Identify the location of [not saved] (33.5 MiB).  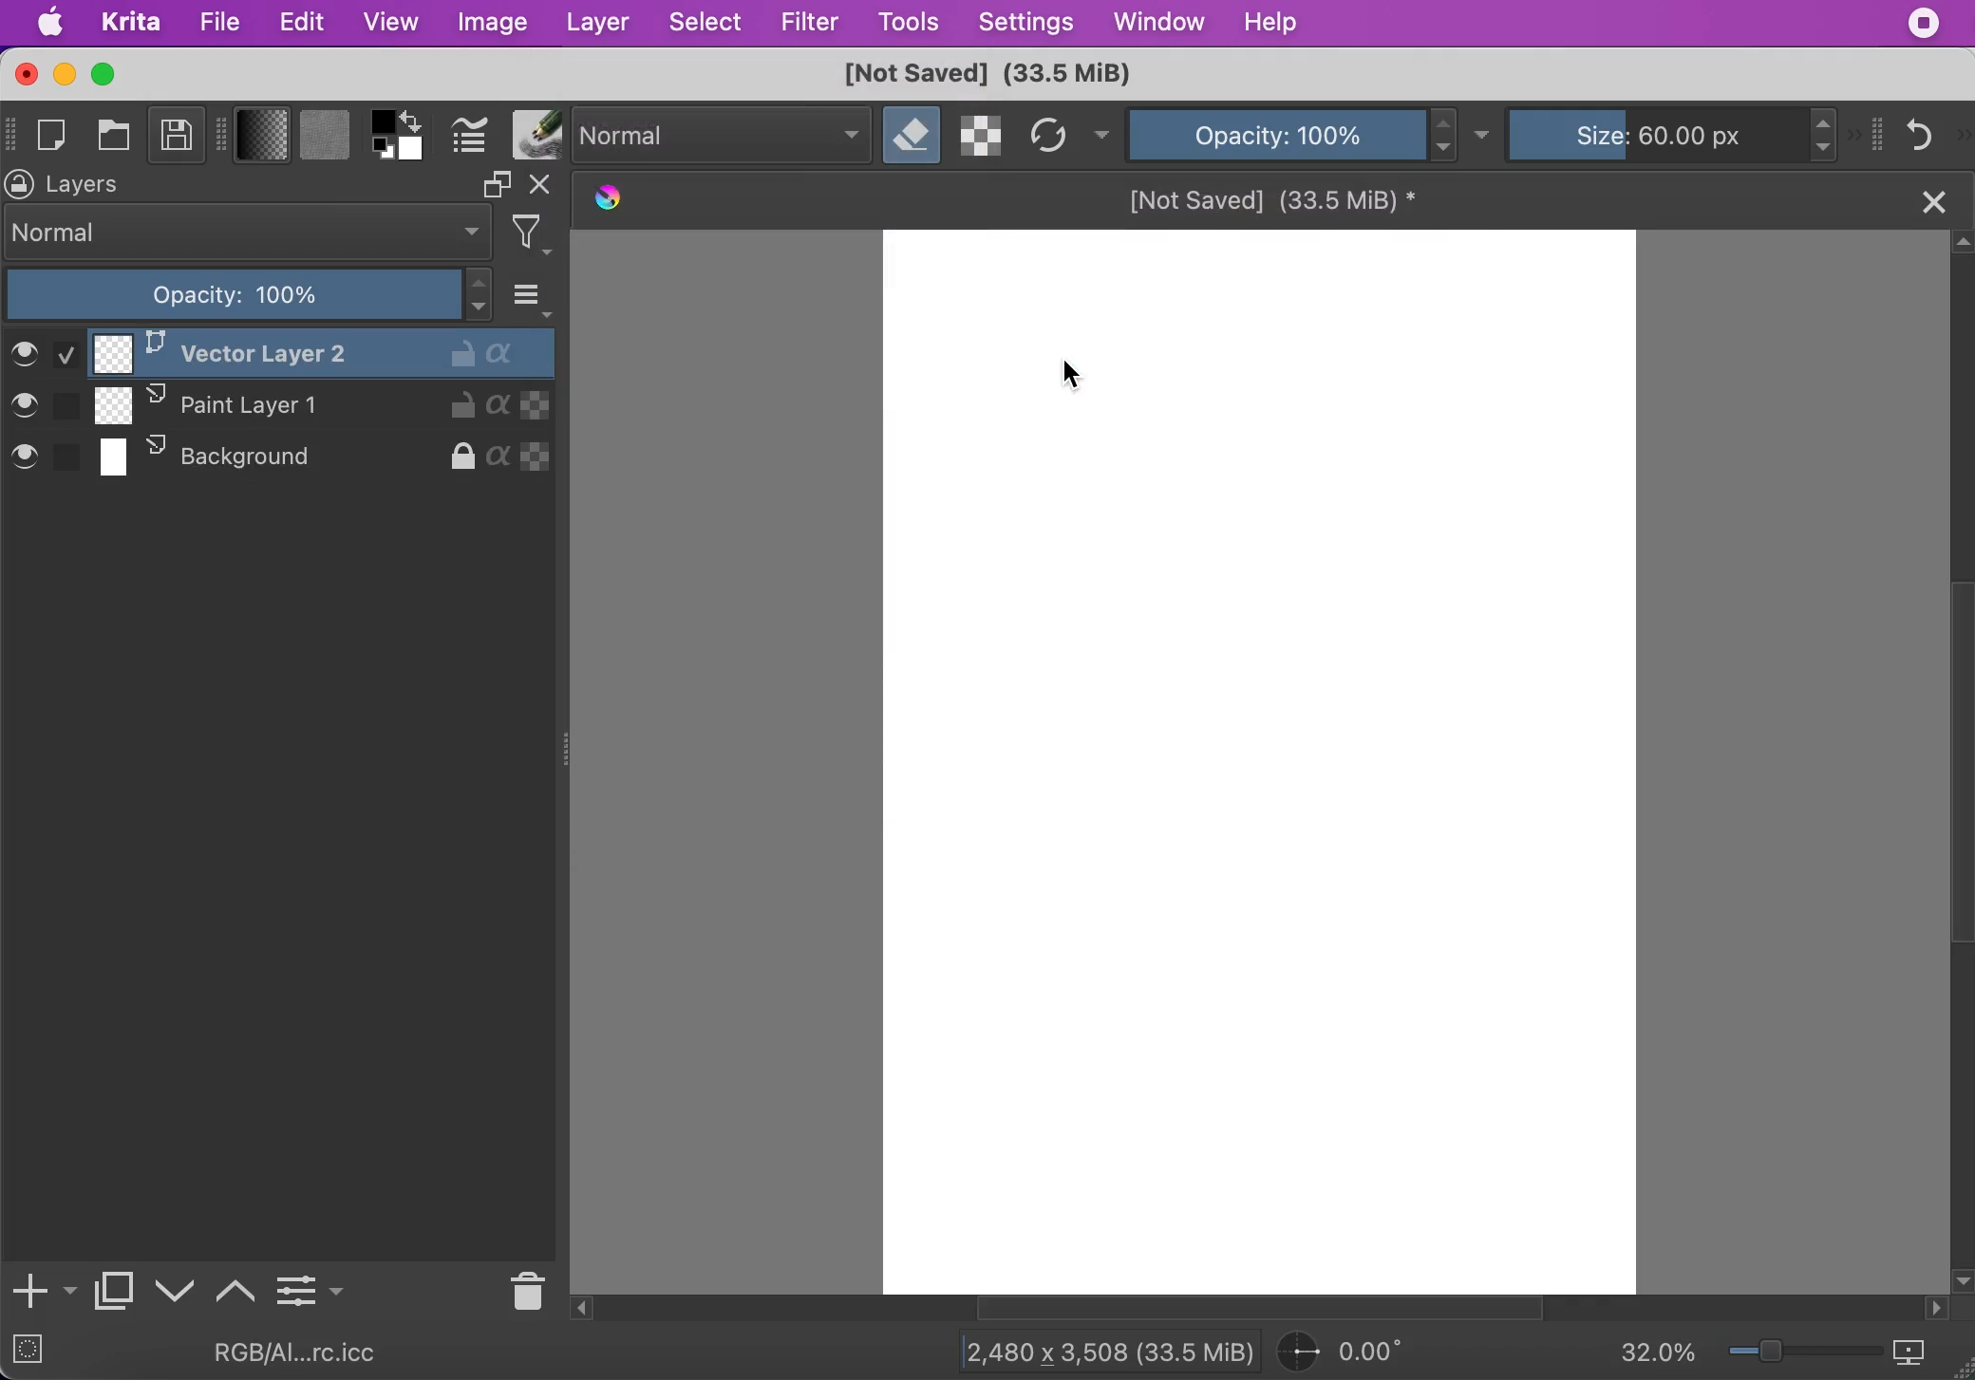
(984, 75).